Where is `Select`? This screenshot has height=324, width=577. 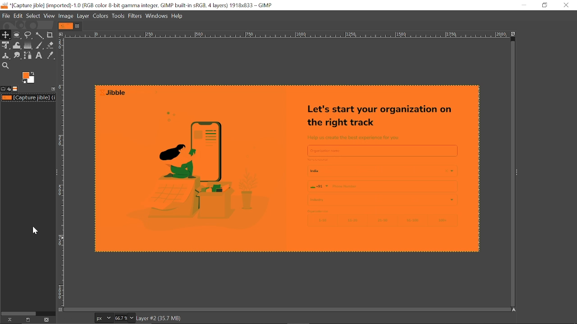
Select is located at coordinates (34, 16).